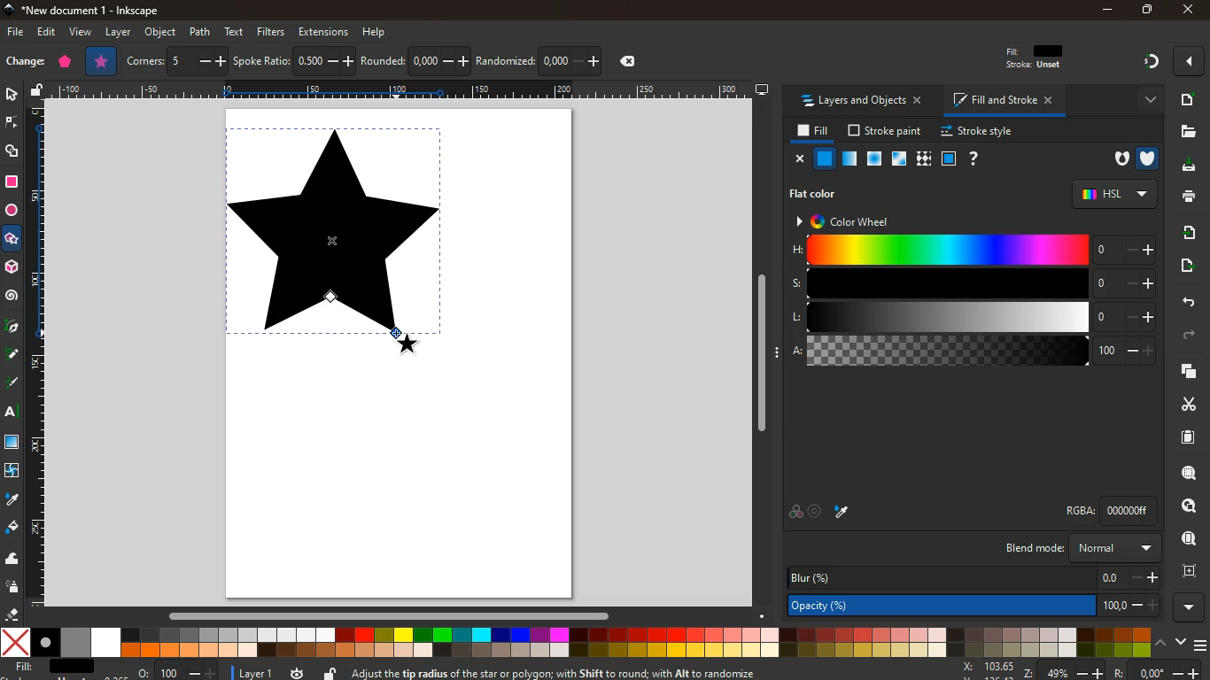 The image size is (1210, 680). What do you see at coordinates (794, 510) in the screenshot?
I see `color palette` at bounding box center [794, 510].